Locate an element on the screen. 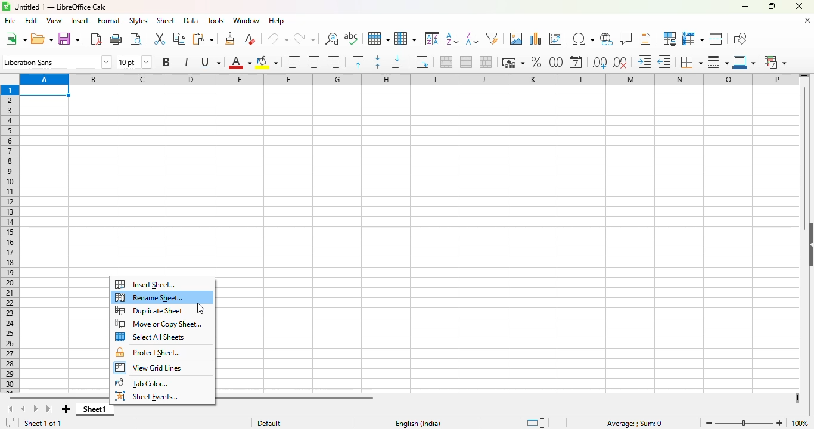 The image size is (814, 429). help is located at coordinates (276, 21).